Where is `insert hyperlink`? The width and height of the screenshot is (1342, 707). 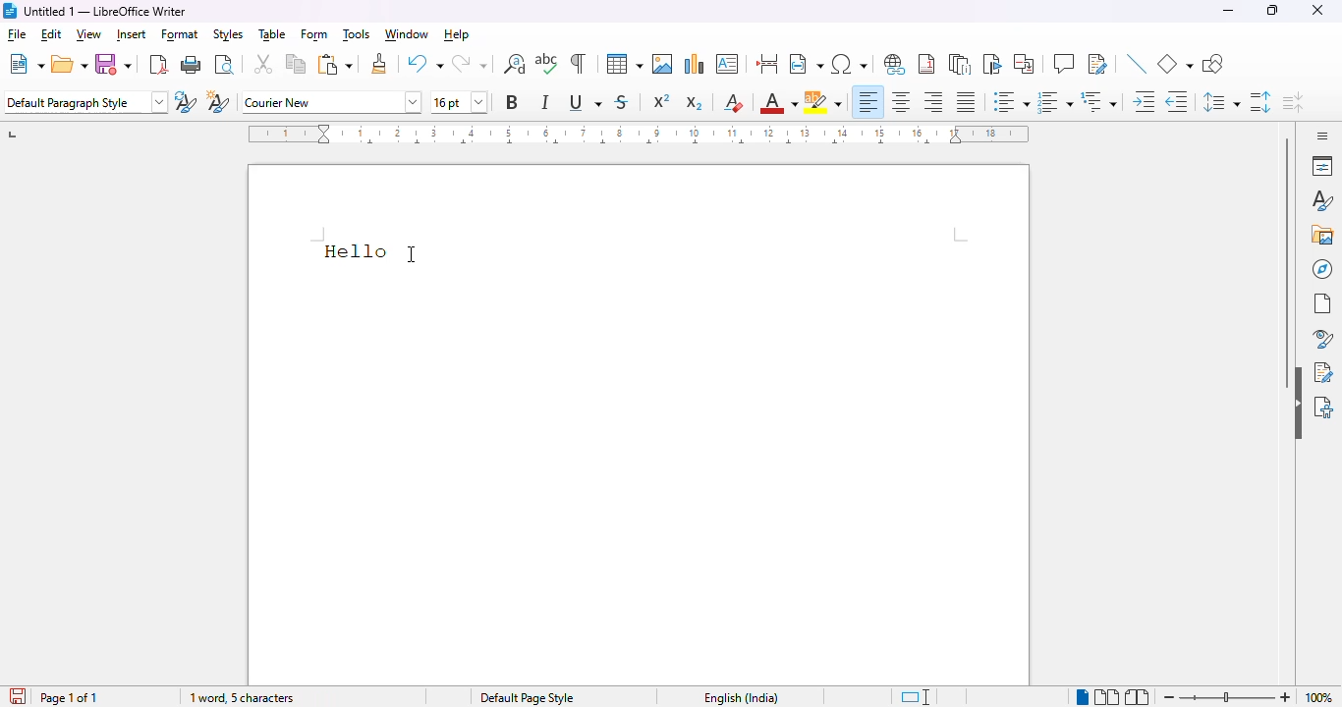 insert hyperlink is located at coordinates (896, 64).